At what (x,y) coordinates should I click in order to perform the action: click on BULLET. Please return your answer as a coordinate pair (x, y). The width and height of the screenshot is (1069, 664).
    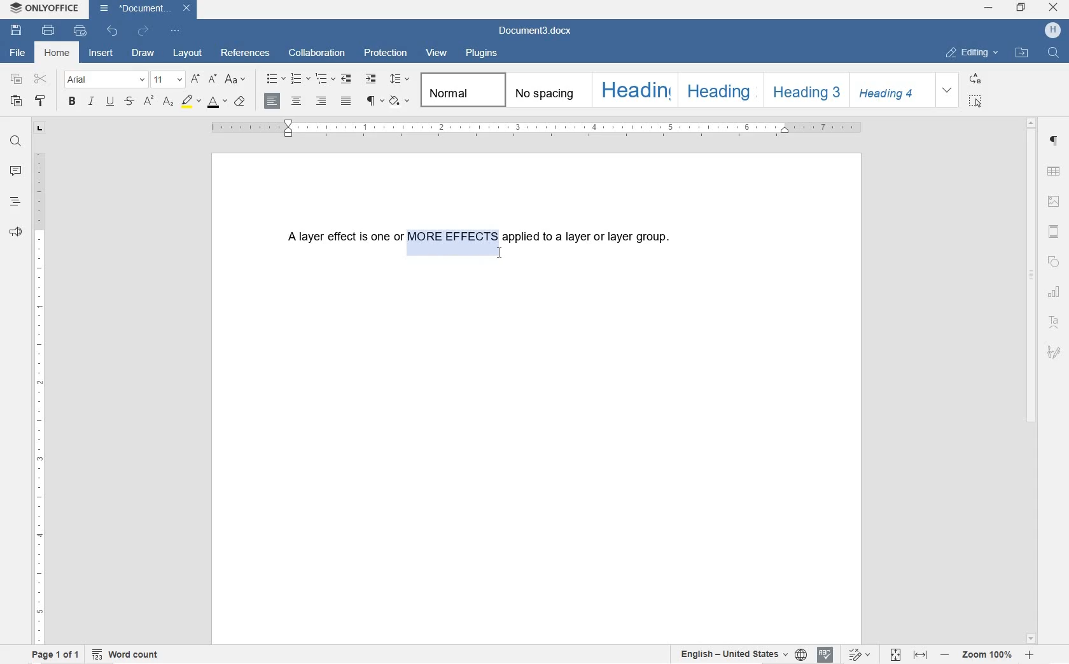
    Looking at the image, I should click on (275, 80).